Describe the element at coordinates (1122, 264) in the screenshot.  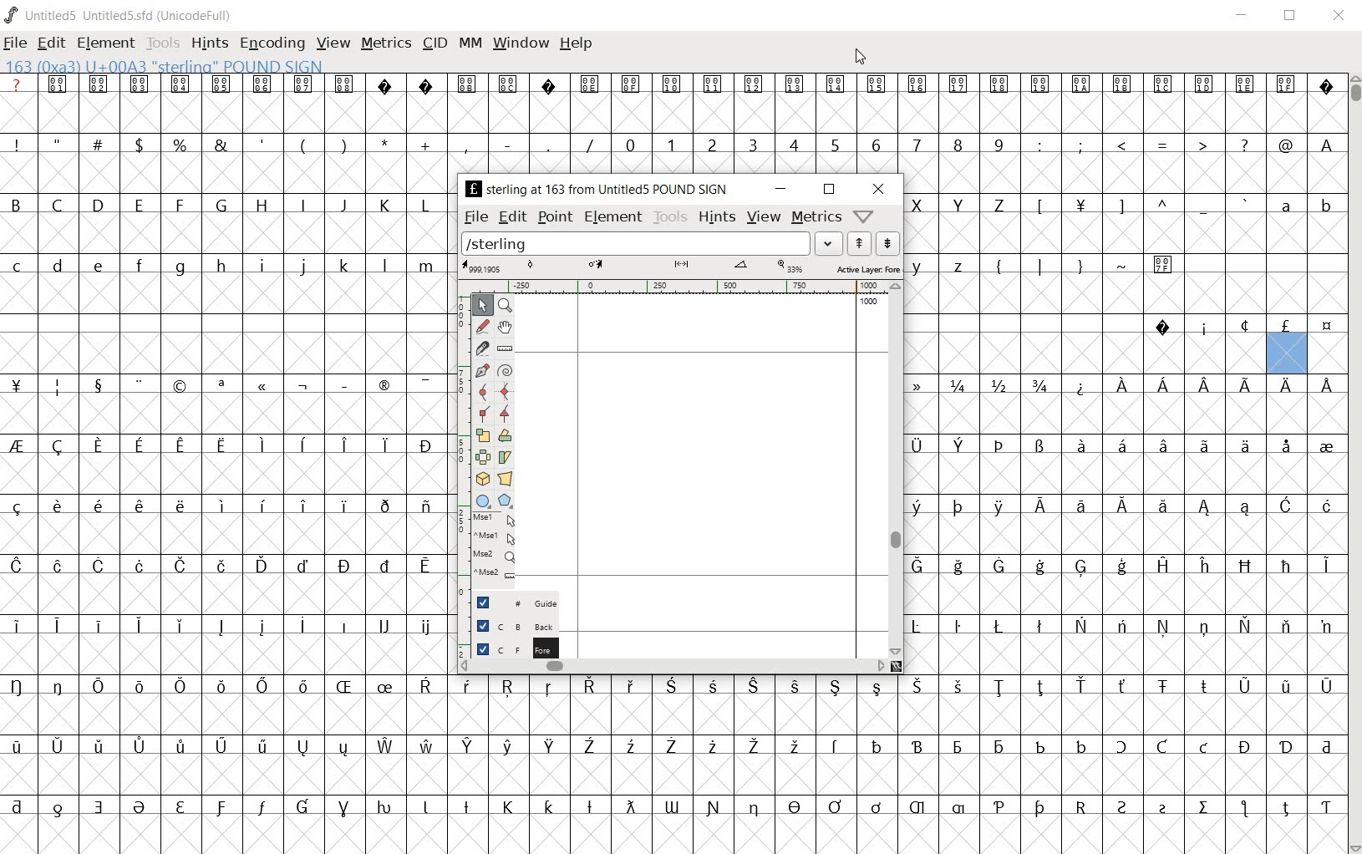
I see `~` at that location.